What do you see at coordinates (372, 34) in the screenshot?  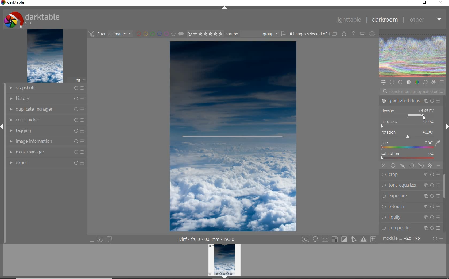 I see `SHOW GLOBAL PREFERENCE` at bounding box center [372, 34].